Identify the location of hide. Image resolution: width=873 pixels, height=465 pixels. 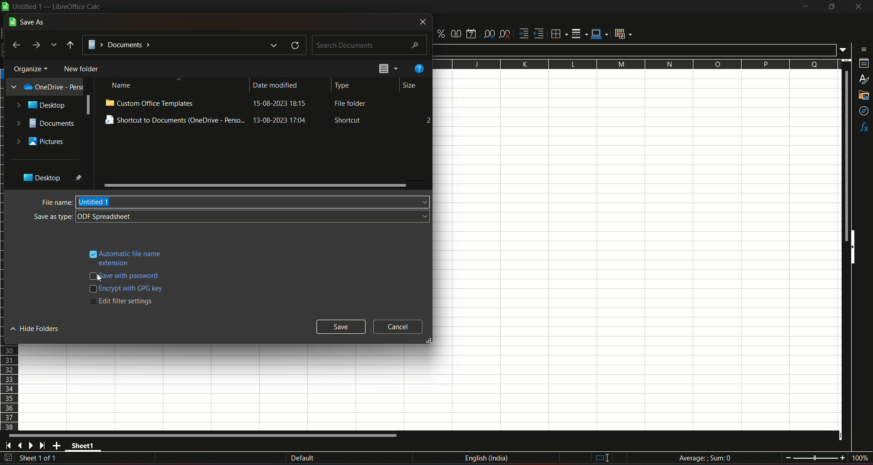
(855, 249).